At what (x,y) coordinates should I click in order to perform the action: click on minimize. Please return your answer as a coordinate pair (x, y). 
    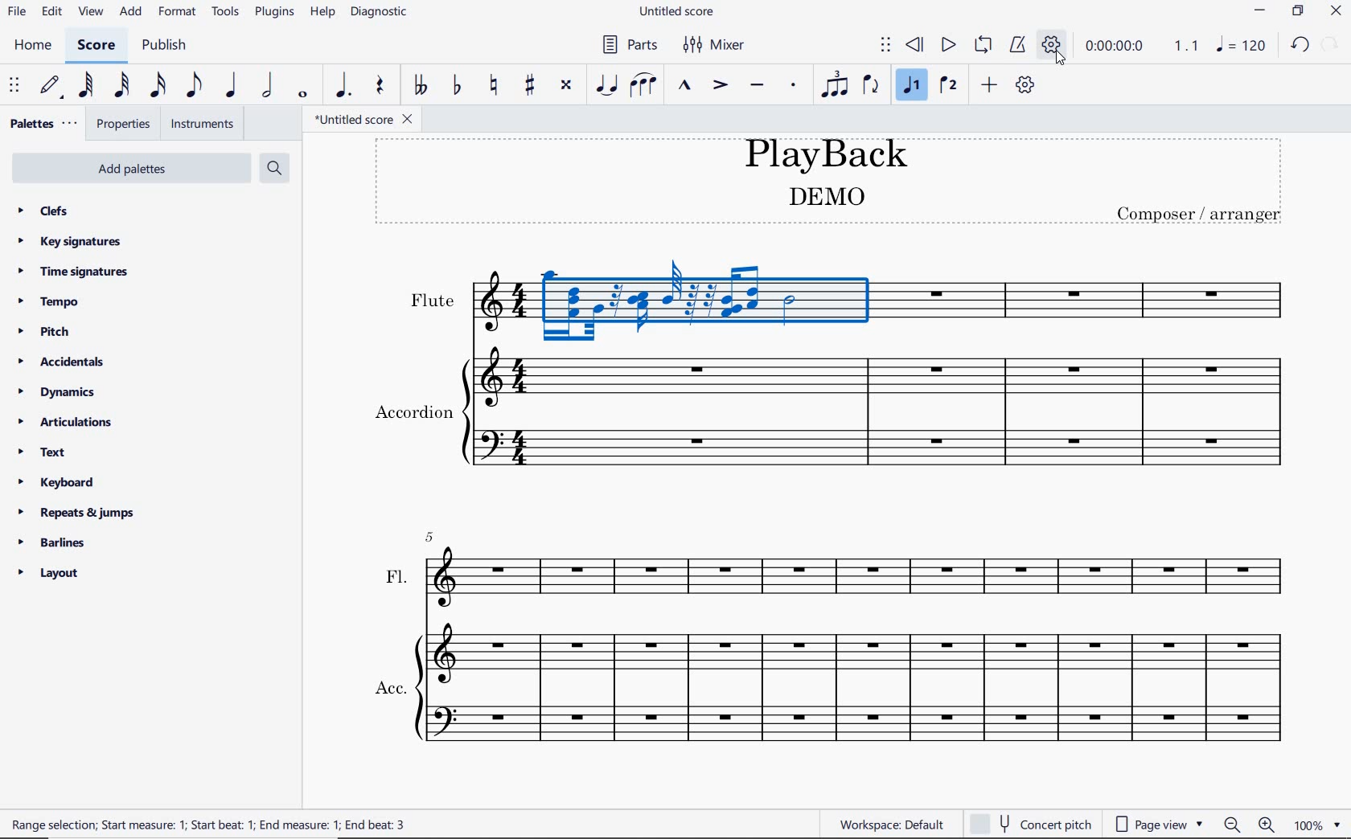
    Looking at the image, I should click on (1259, 8).